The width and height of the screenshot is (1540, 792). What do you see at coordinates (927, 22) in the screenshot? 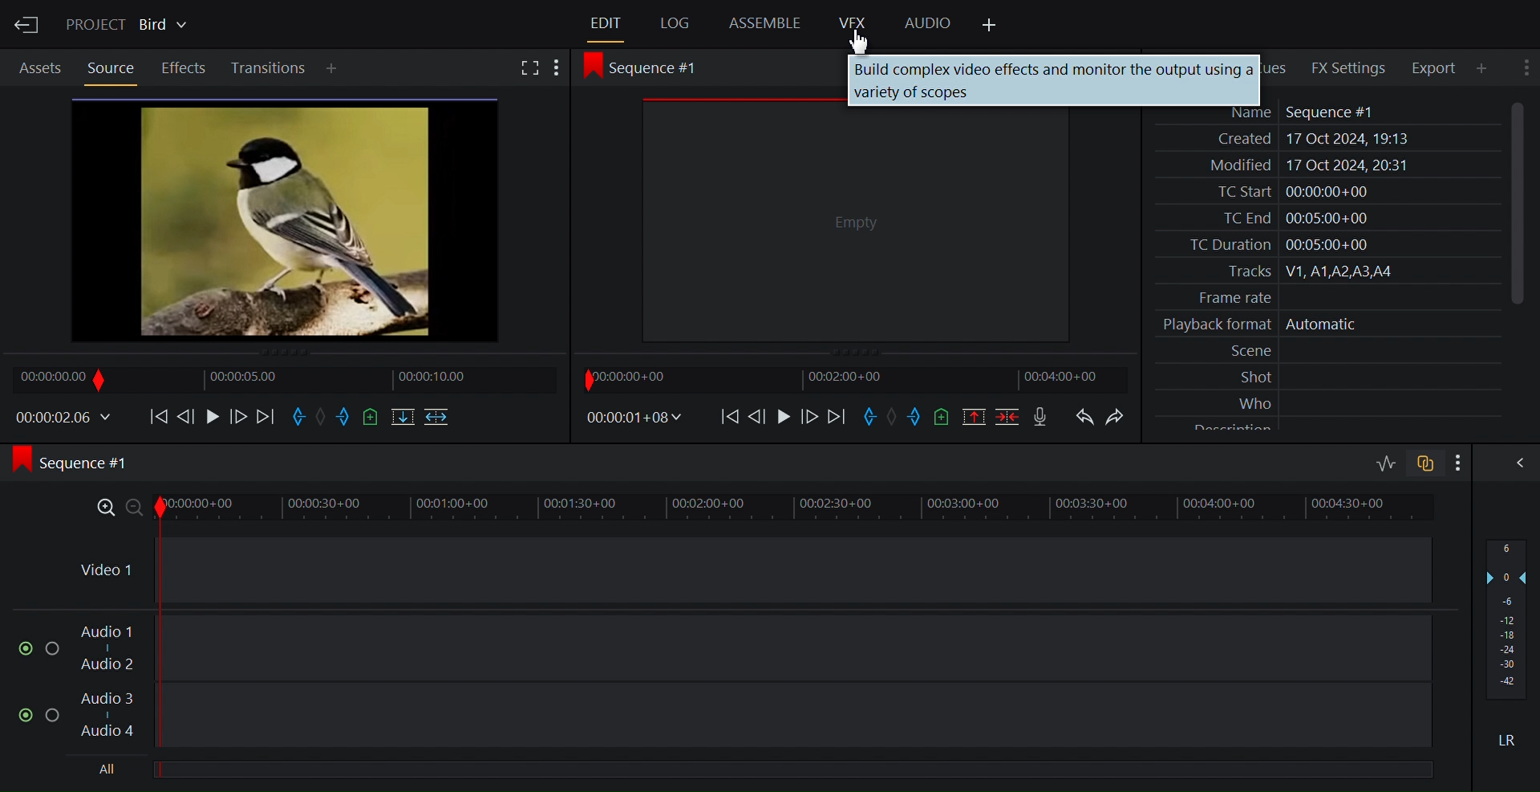
I see `Audio` at bounding box center [927, 22].